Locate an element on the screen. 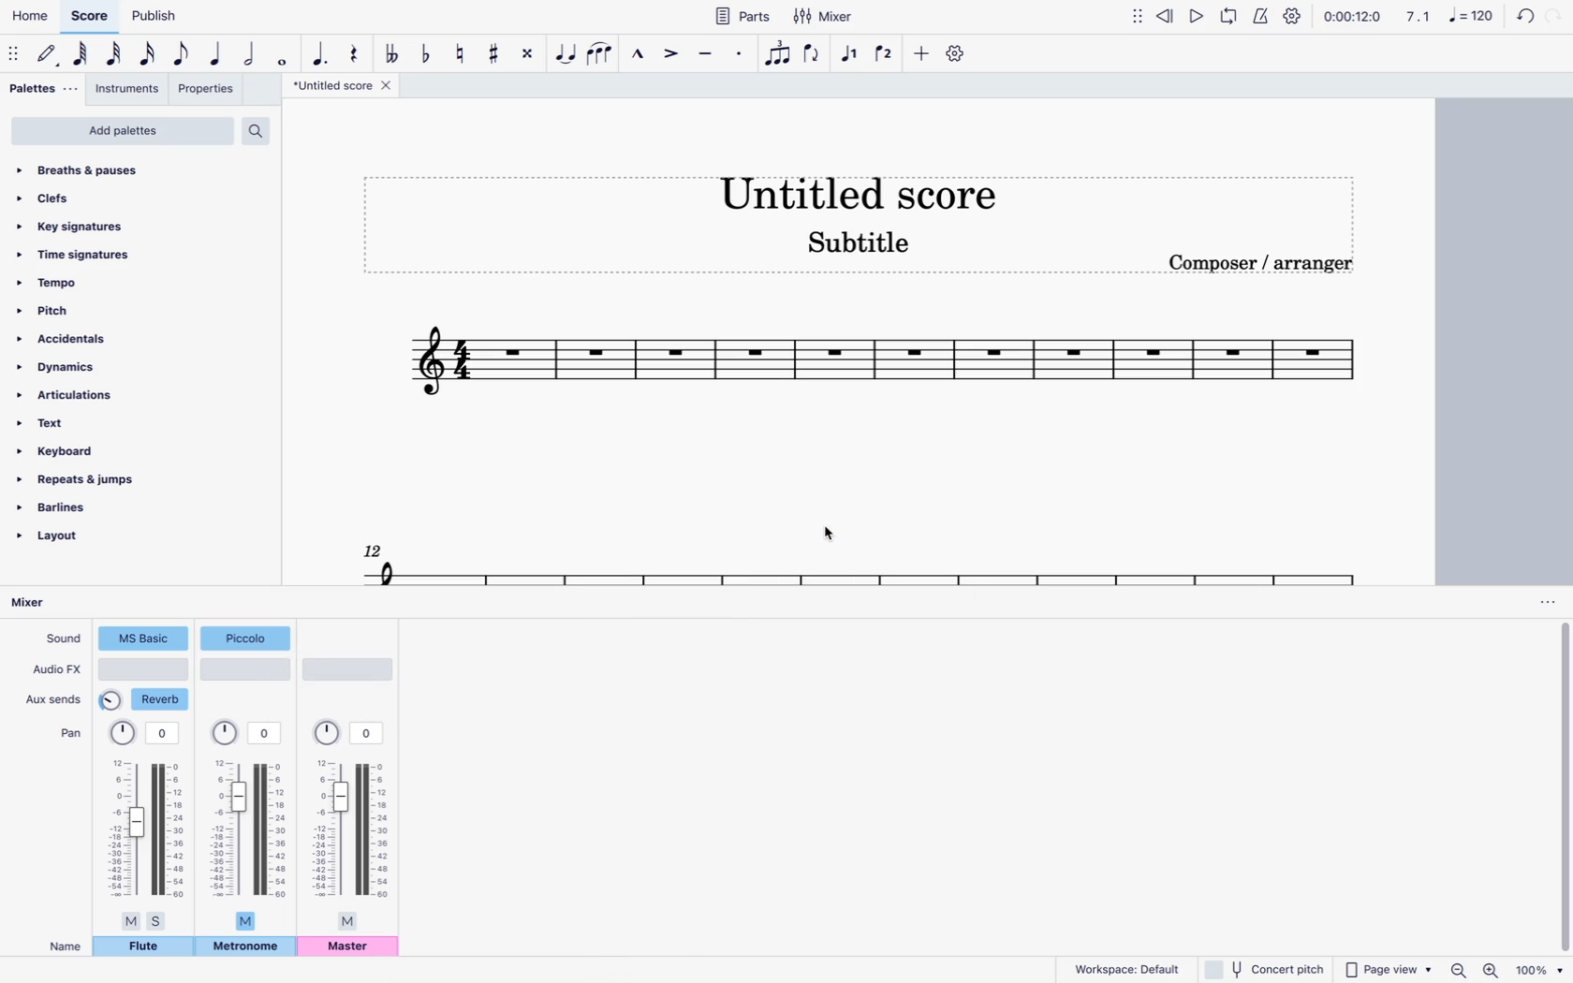  eight note is located at coordinates (183, 53).